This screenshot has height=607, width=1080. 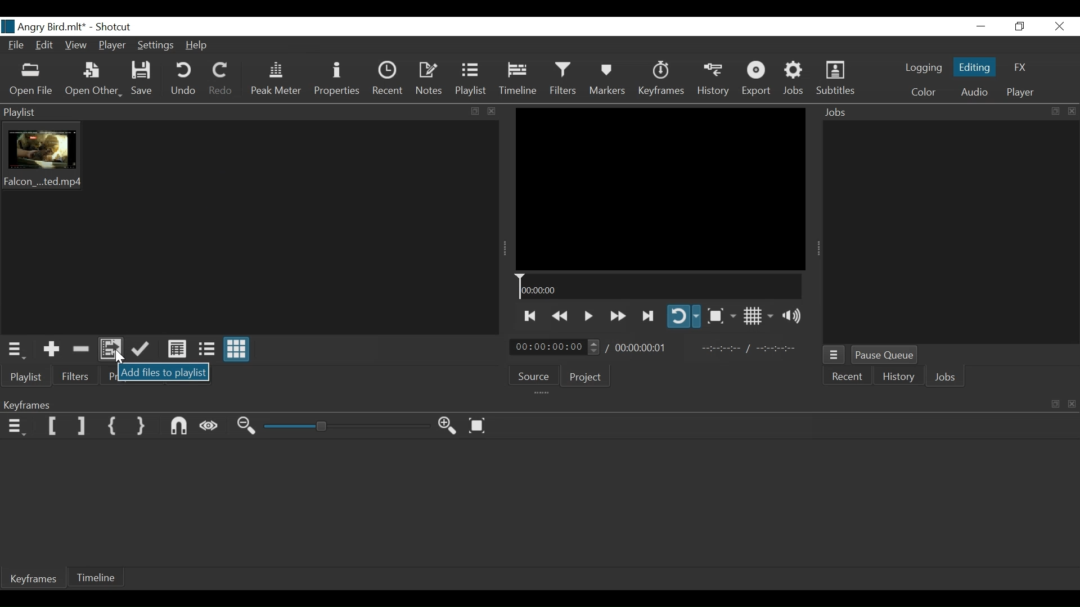 What do you see at coordinates (96, 577) in the screenshot?
I see `Timeline` at bounding box center [96, 577].